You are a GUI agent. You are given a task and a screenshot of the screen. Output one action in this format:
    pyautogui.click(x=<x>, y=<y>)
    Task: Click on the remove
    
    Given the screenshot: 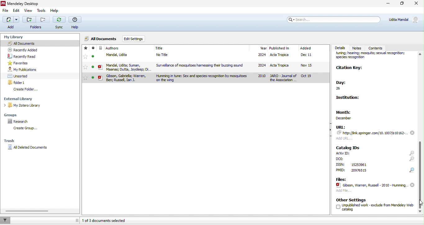 What is the action you would take?
    pyautogui.click(x=412, y=185)
    